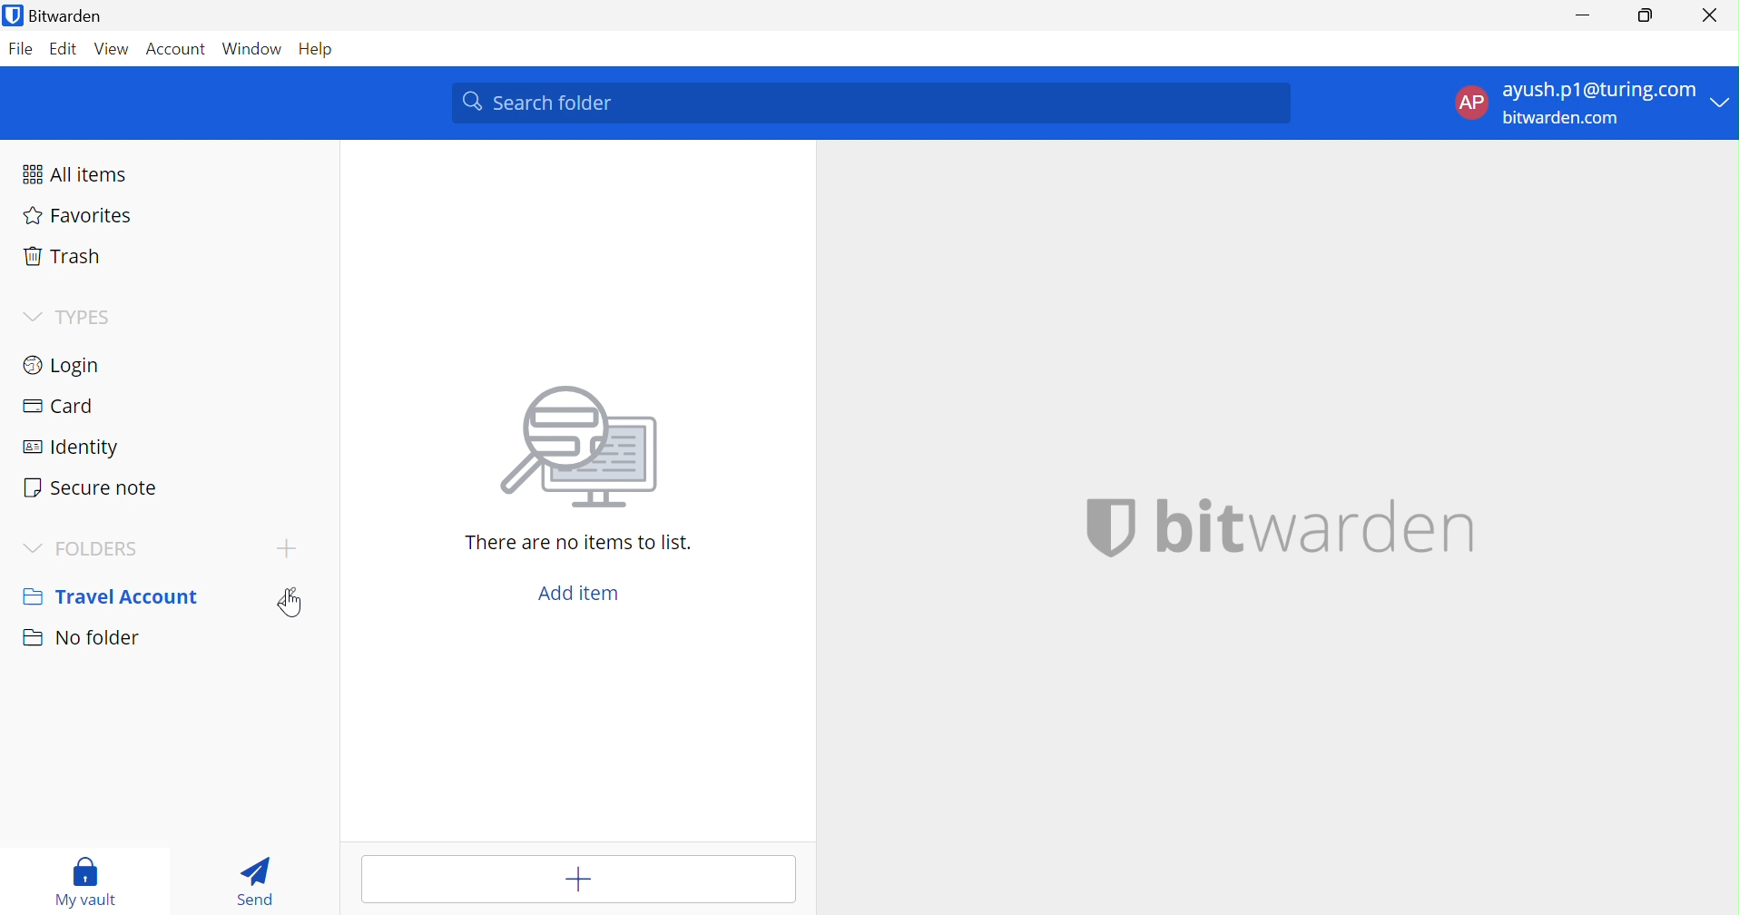  I want to click on Identity, so click(74, 447).